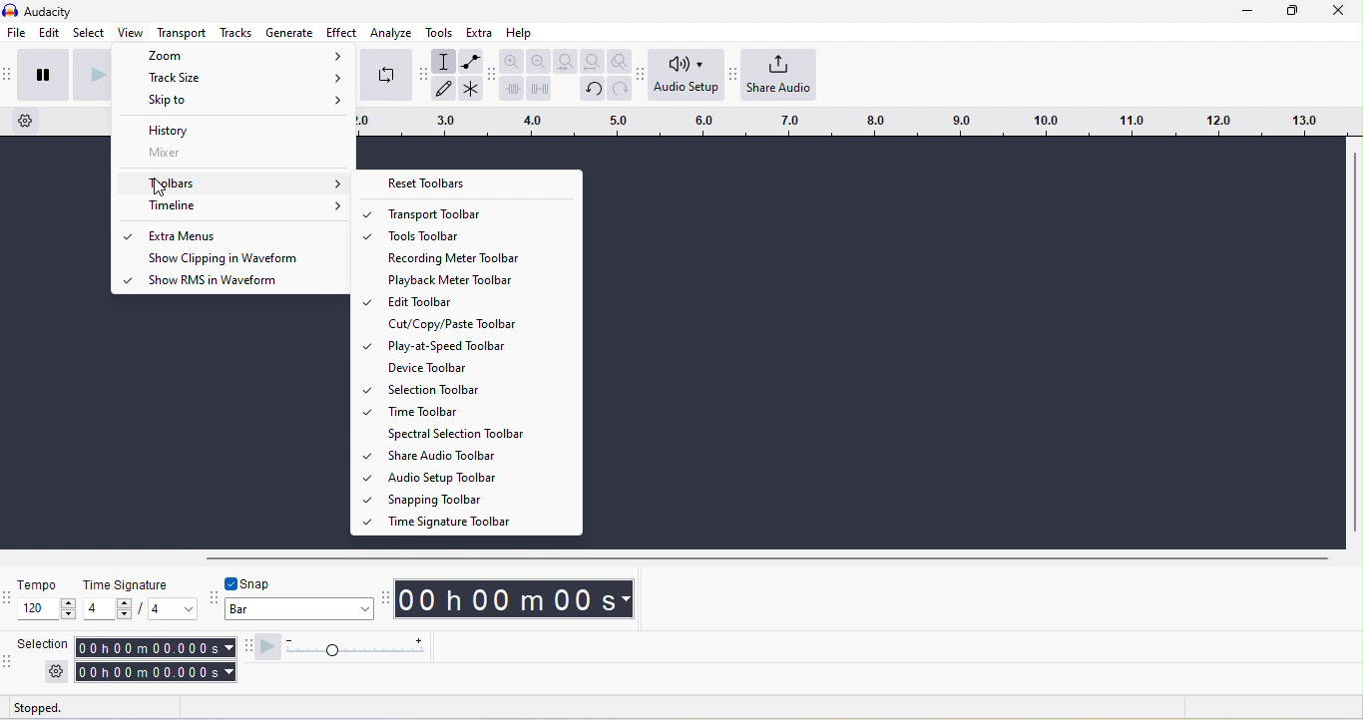 This screenshot has height=720, width=1363. I want to click on edit, so click(50, 33).